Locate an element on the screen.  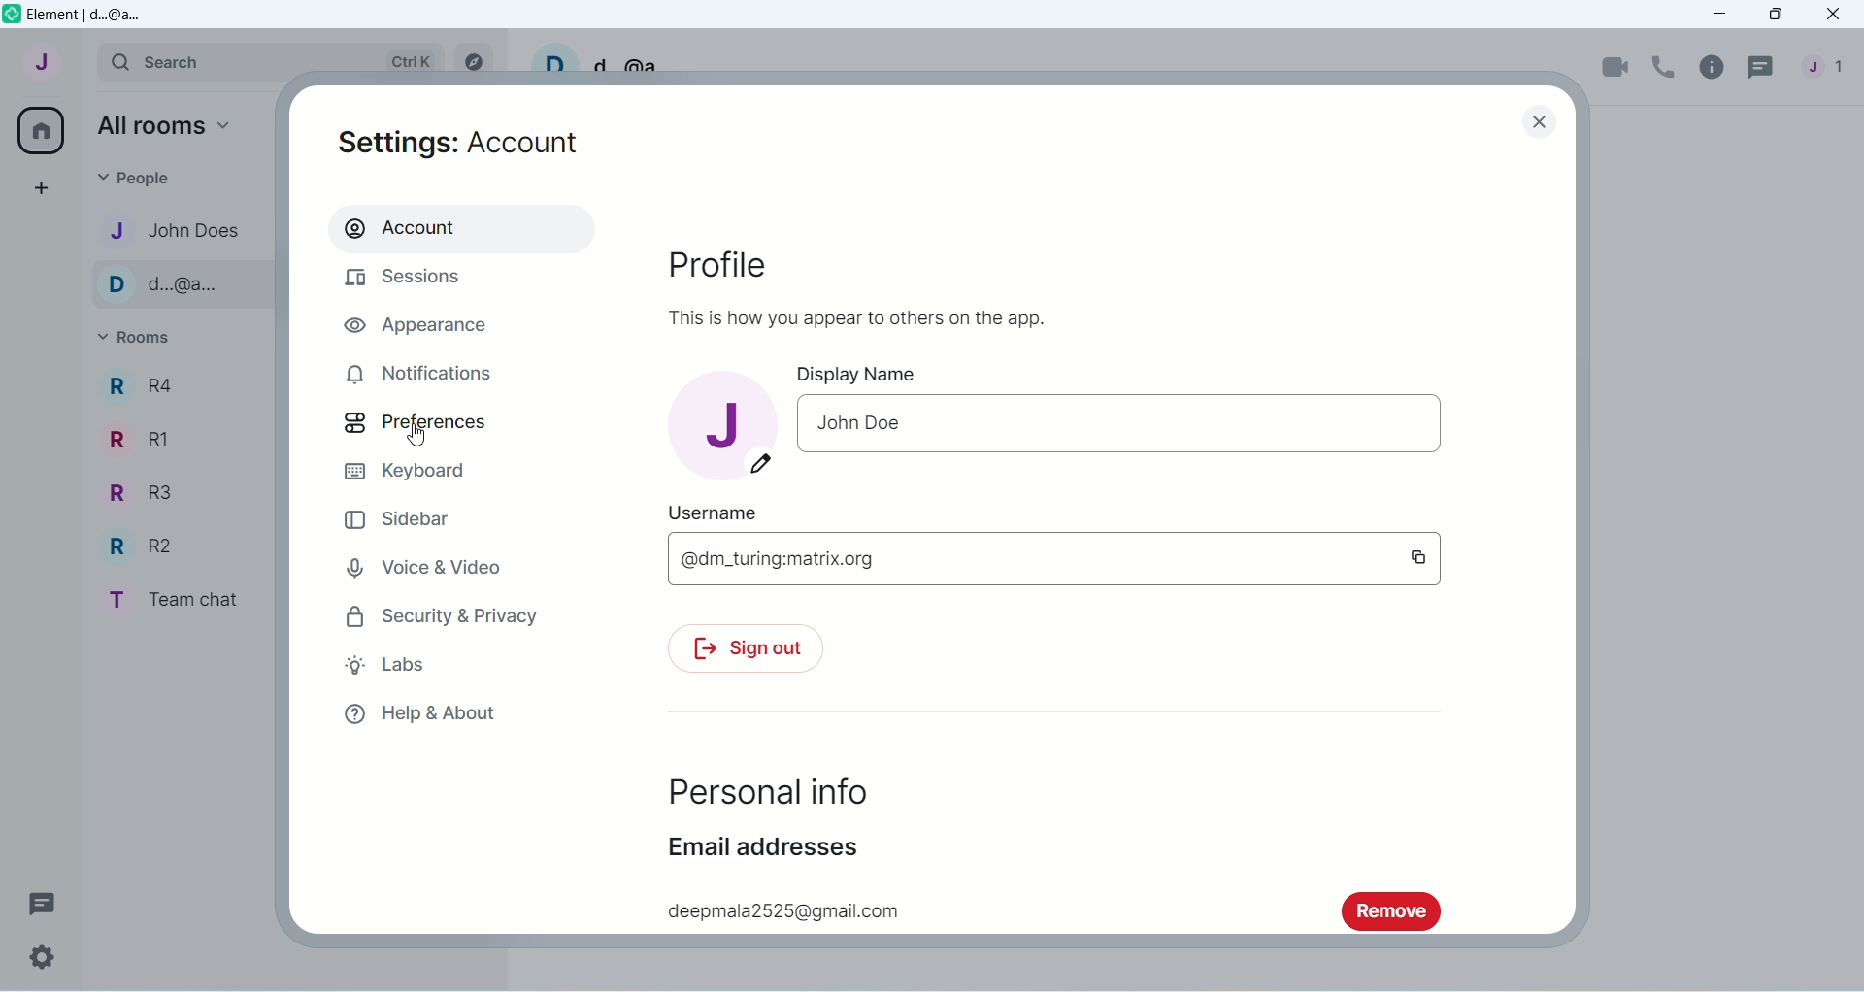
Text input- John Doe is located at coordinates (1134, 424).